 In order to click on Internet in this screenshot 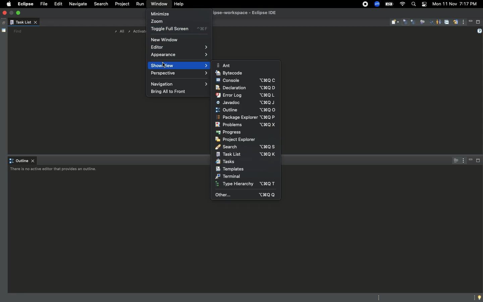, I will do `click(402, 4)`.